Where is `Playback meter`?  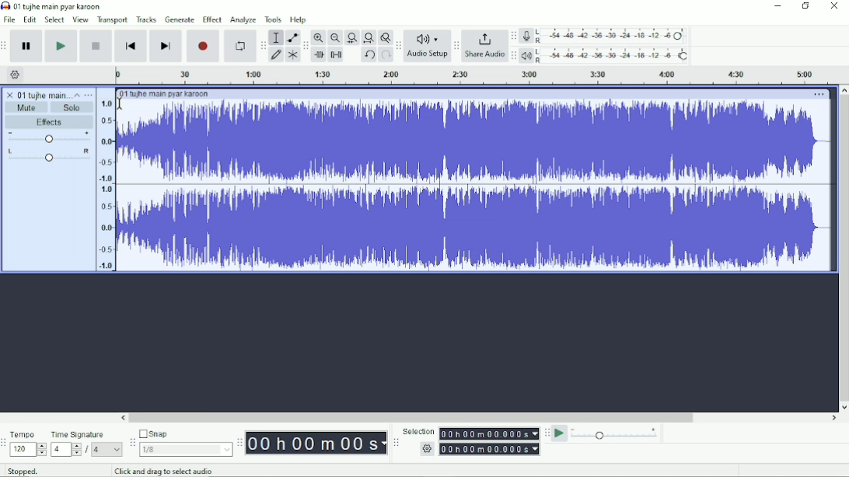 Playback meter is located at coordinates (605, 55).